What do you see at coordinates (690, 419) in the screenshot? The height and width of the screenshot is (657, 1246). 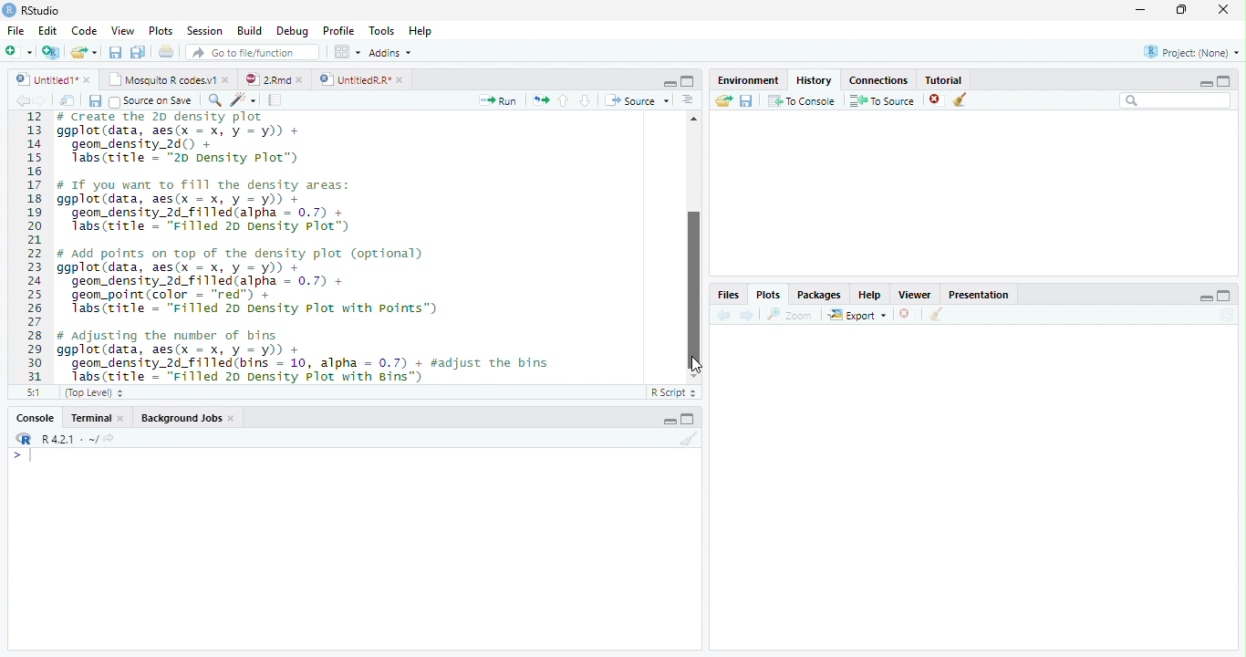 I see `maximize` at bounding box center [690, 419].